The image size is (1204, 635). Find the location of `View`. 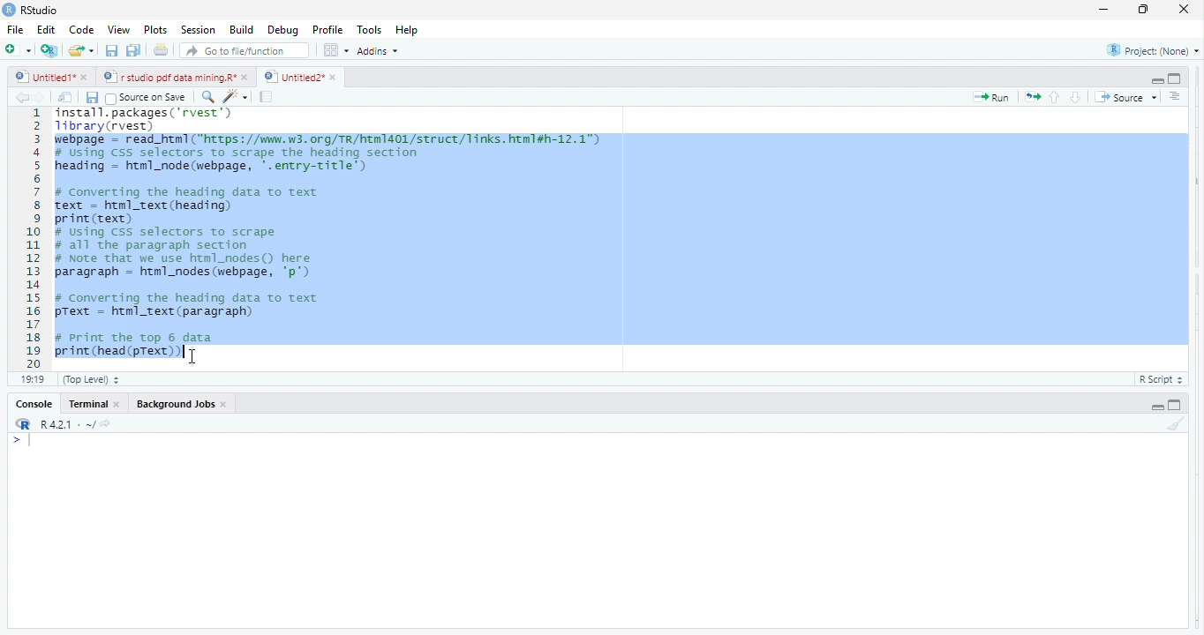

View is located at coordinates (117, 31).